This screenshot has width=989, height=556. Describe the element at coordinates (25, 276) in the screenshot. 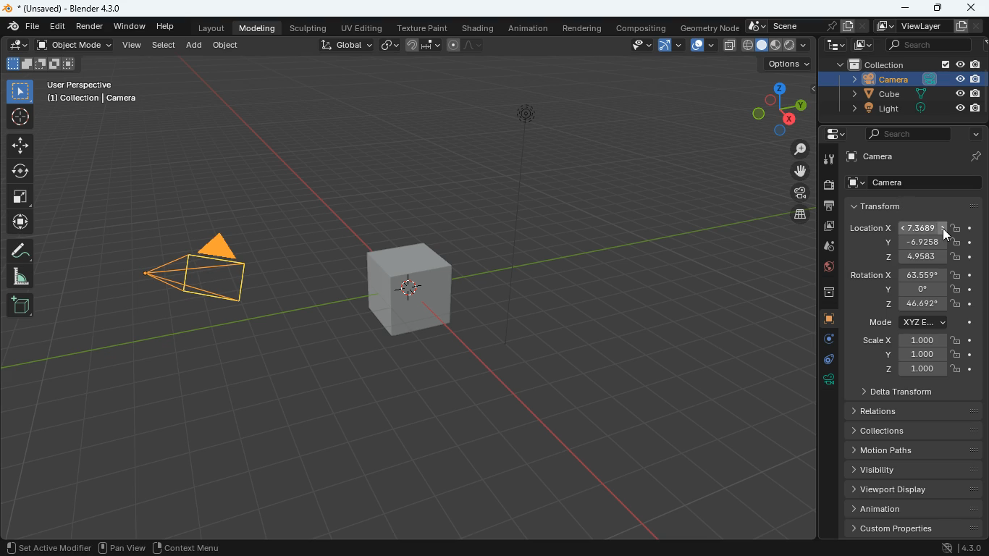

I see `angle` at that location.